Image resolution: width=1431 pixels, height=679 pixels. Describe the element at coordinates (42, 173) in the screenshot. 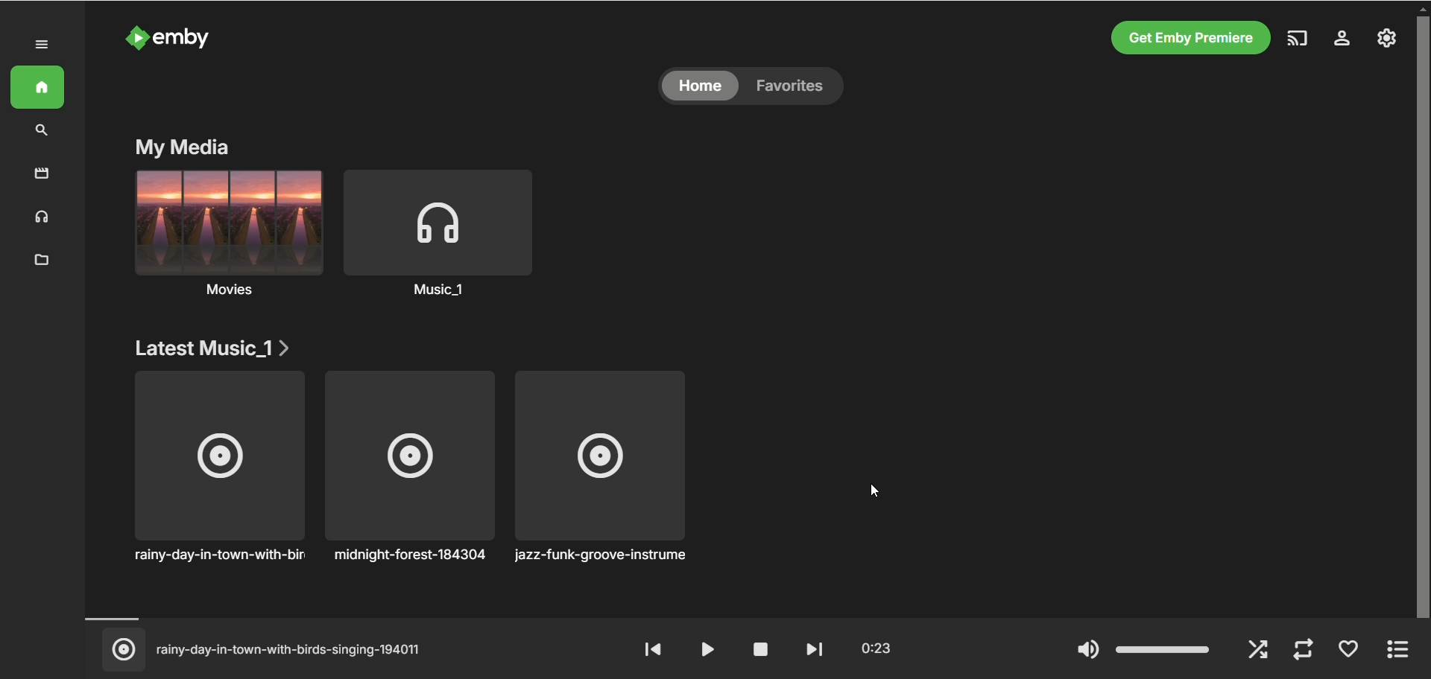

I see `movies` at that location.